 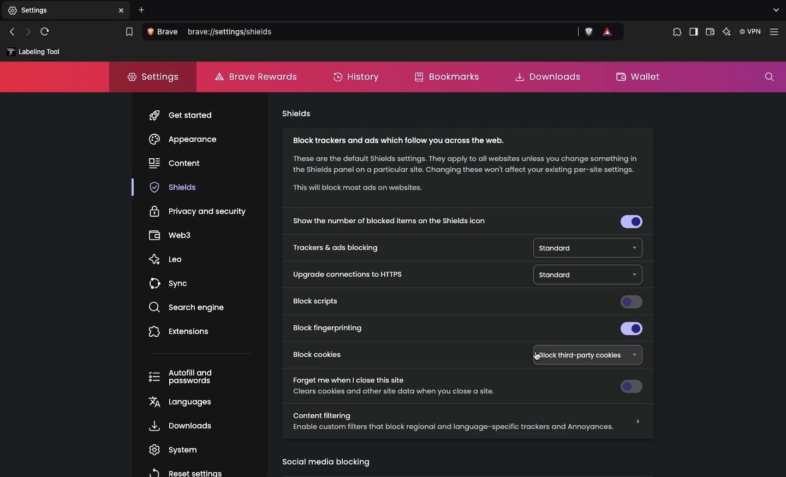 What do you see at coordinates (325, 355) in the screenshot?
I see `Block cookies` at bounding box center [325, 355].